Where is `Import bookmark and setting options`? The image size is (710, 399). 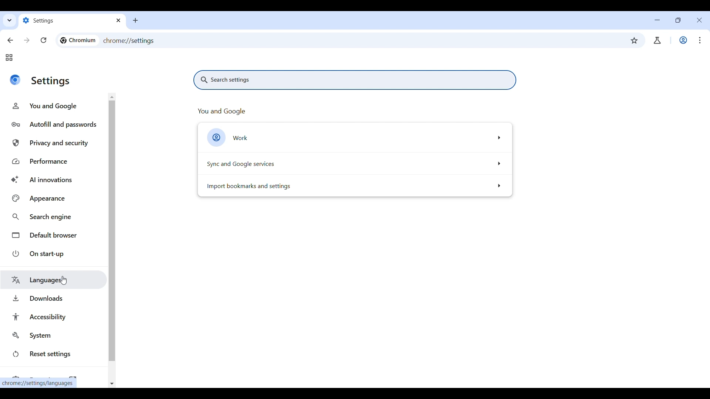 Import bookmark and setting options is located at coordinates (354, 187).